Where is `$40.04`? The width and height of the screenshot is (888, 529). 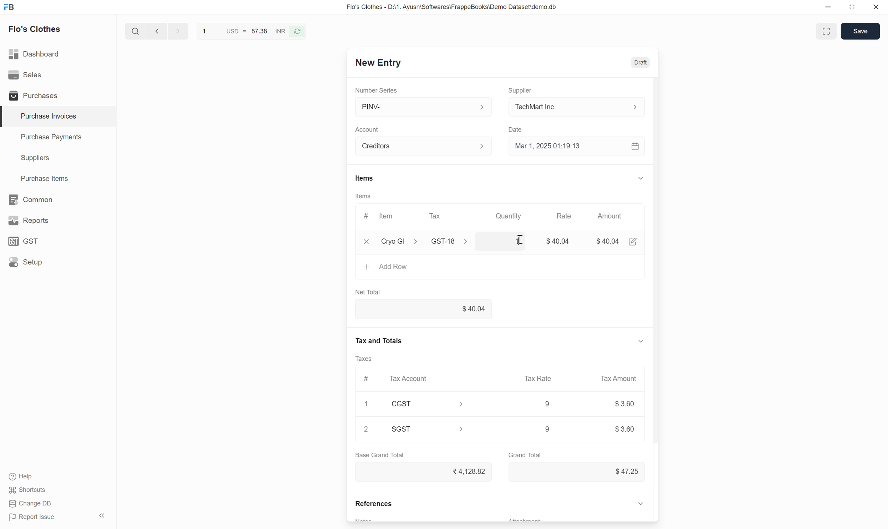
$40.04 is located at coordinates (424, 309).